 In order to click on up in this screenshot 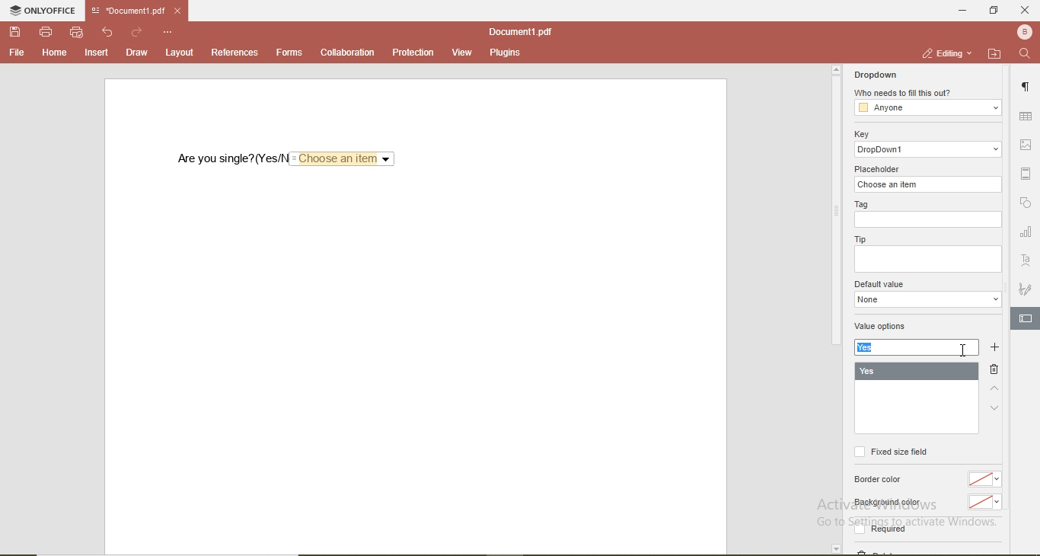, I will do `click(997, 388)`.